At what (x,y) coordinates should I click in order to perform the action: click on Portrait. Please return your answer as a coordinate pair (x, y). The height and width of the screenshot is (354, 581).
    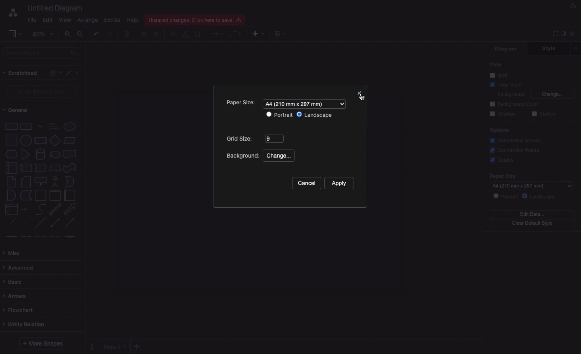
    Looking at the image, I should click on (505, 196).